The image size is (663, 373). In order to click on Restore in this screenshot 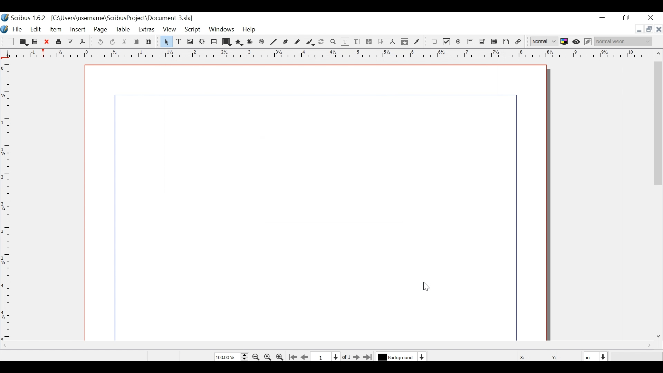, I will do `click(648, 29)`.